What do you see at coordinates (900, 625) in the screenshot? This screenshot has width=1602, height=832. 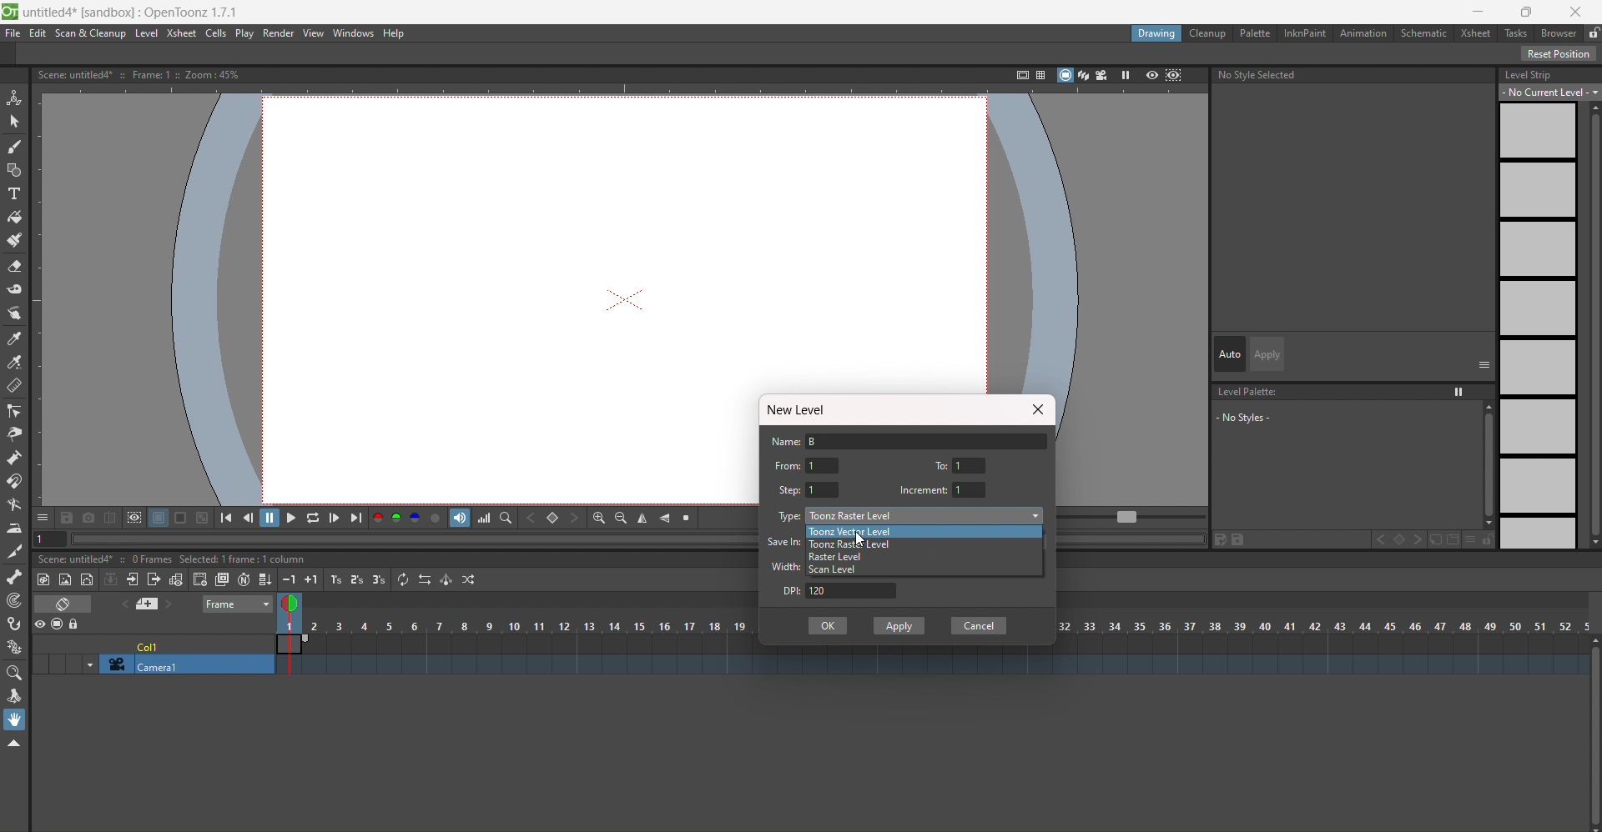 I see `apply` at bounding box center [900, 625].